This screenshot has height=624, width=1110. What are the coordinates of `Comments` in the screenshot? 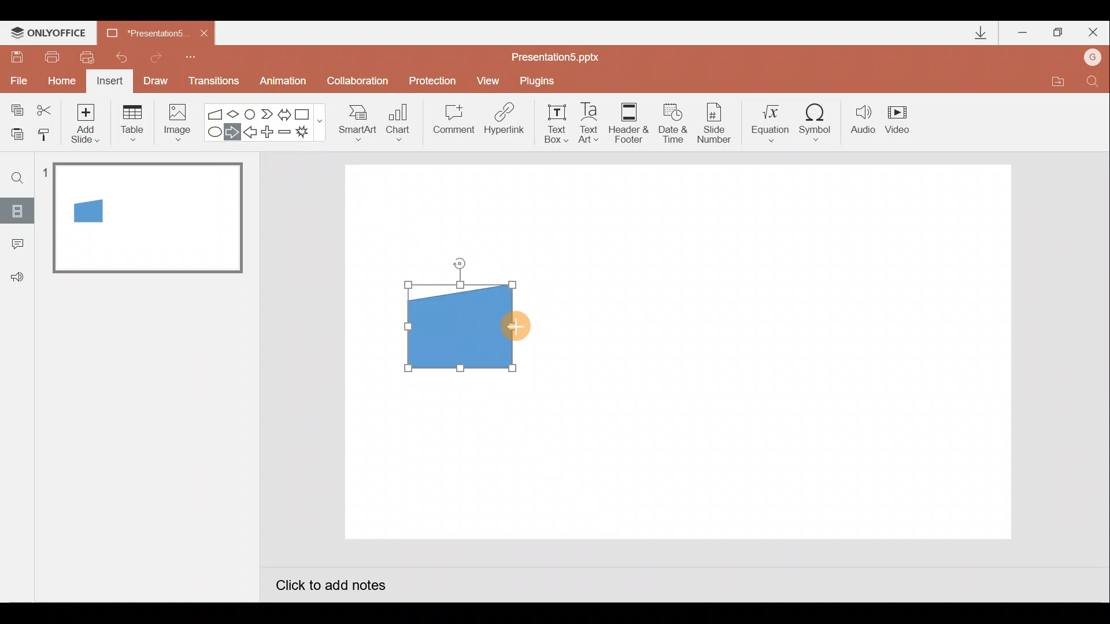 It's located at (14, 245).